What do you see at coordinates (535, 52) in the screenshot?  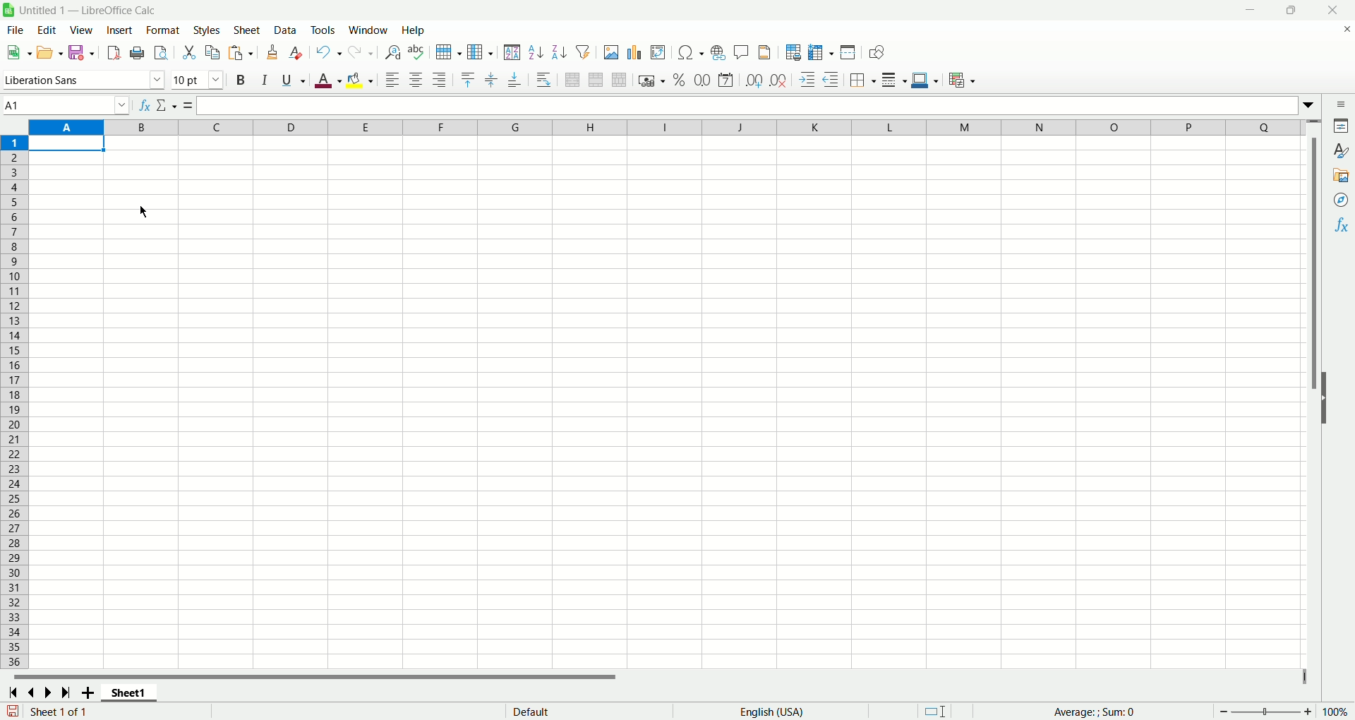 I see `sort ascending` at bounding box center [535, 52].